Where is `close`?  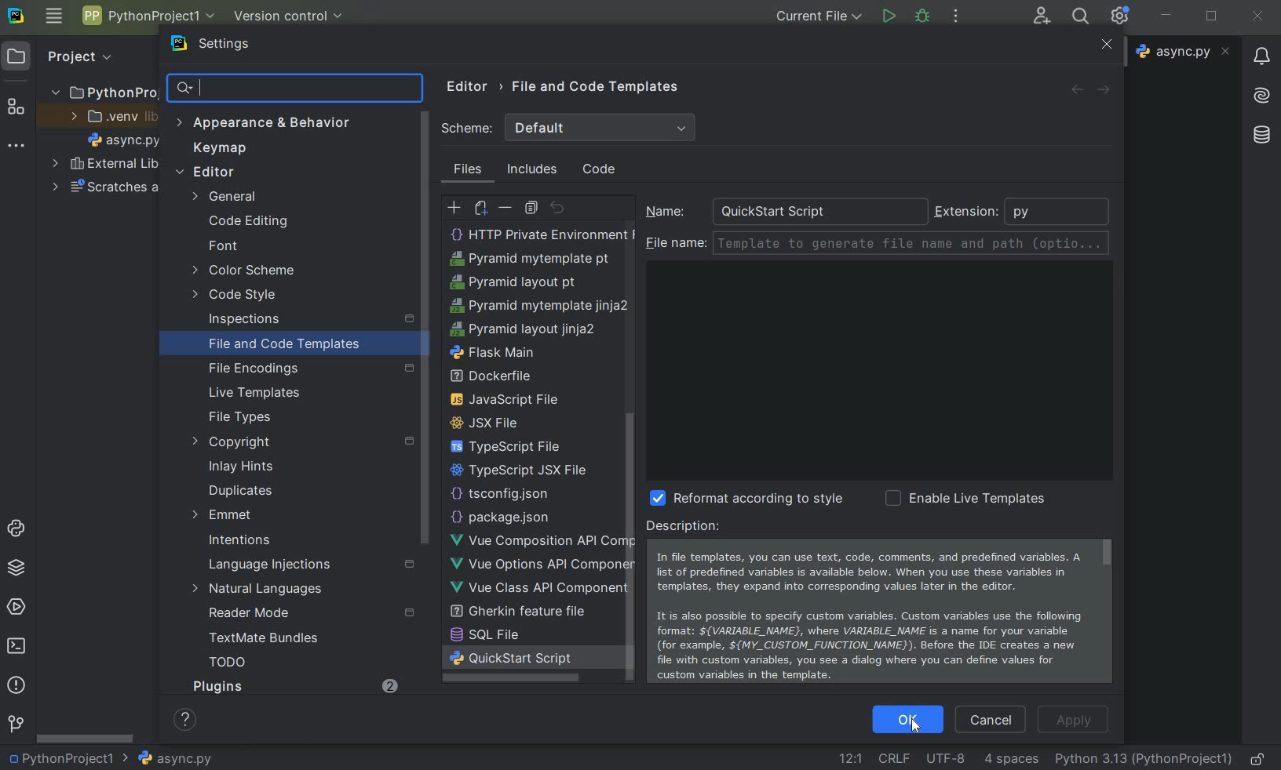 close is located at coordinates (1258, 16).